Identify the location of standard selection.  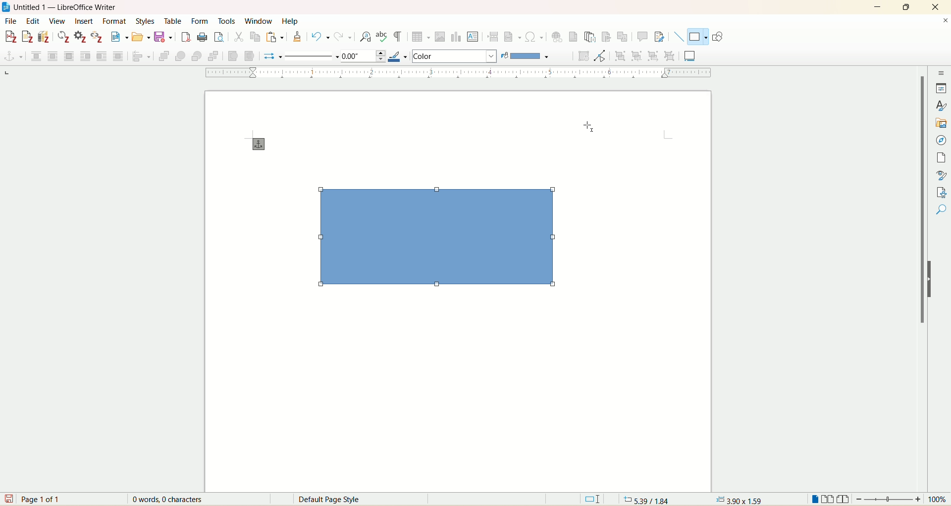
(593, 499).